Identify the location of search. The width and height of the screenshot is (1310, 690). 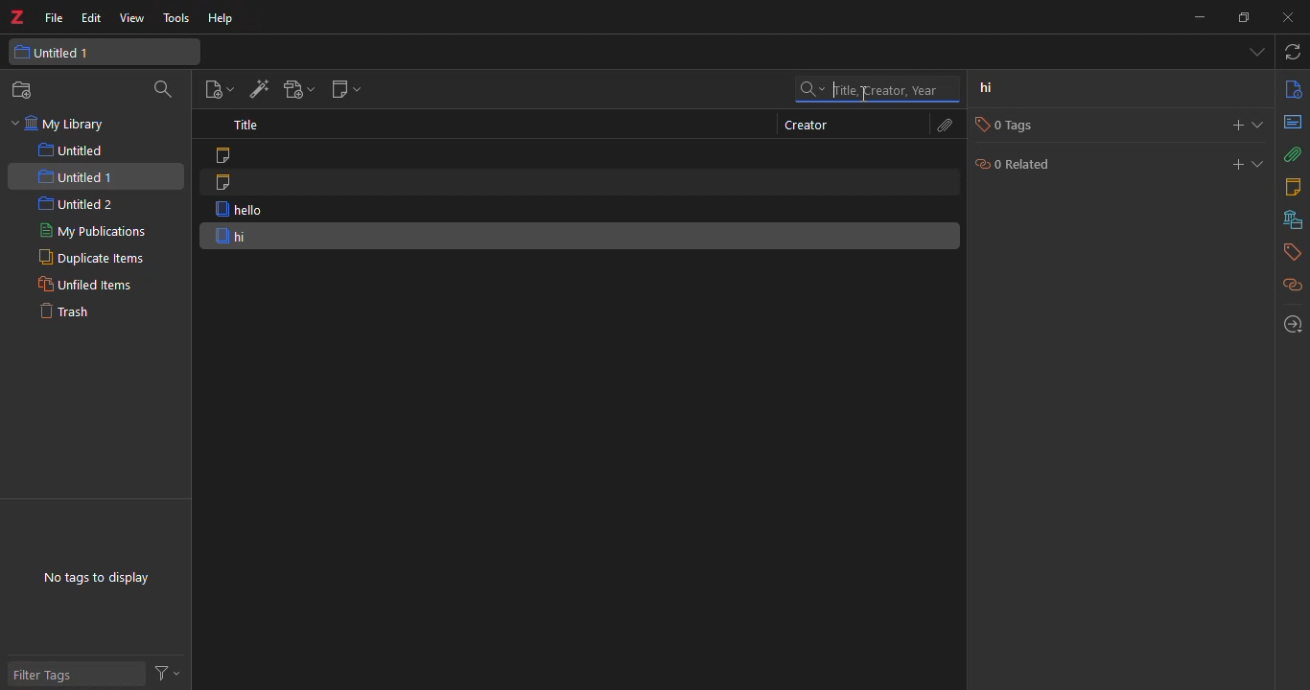
(159, 91).